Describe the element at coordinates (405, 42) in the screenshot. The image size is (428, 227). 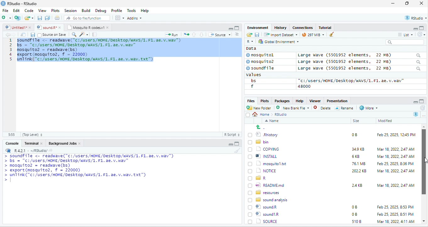
I see `search` at that location.